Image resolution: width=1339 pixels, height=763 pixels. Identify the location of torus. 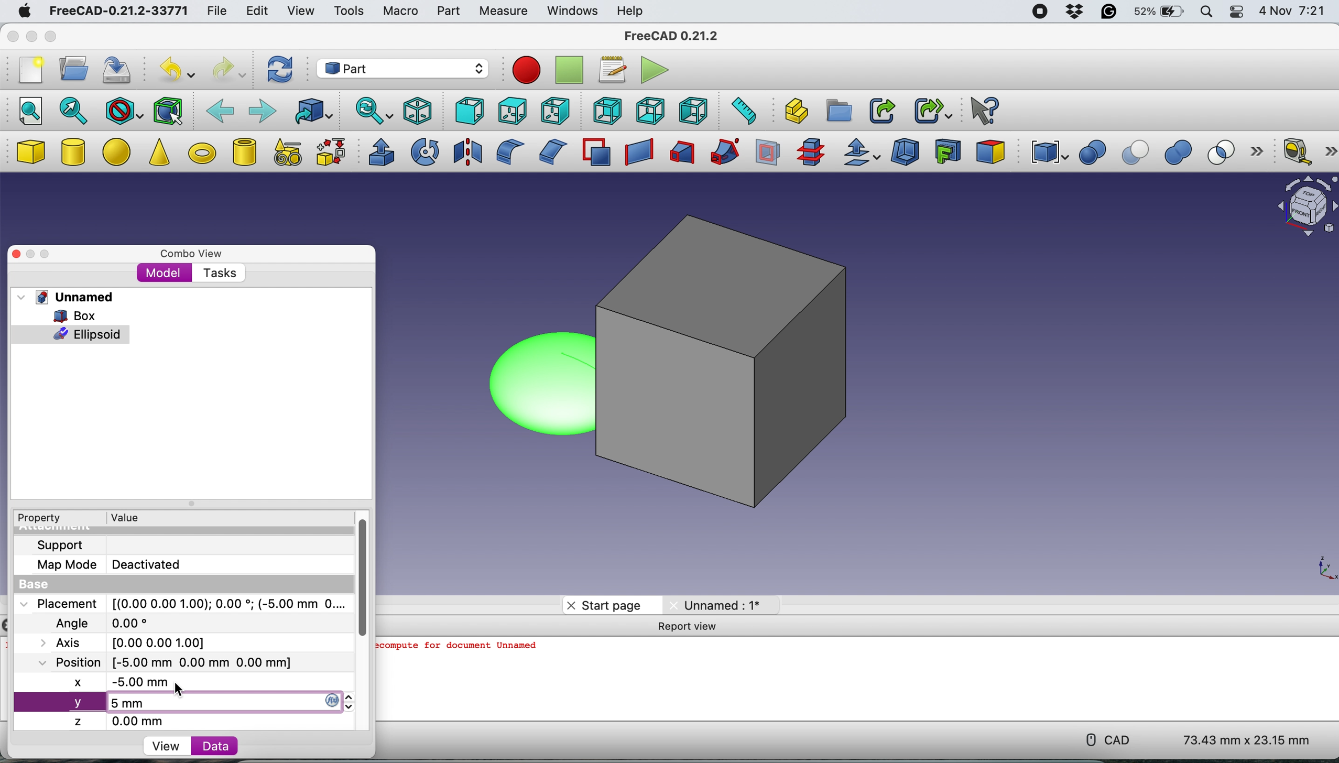
(202, 153).